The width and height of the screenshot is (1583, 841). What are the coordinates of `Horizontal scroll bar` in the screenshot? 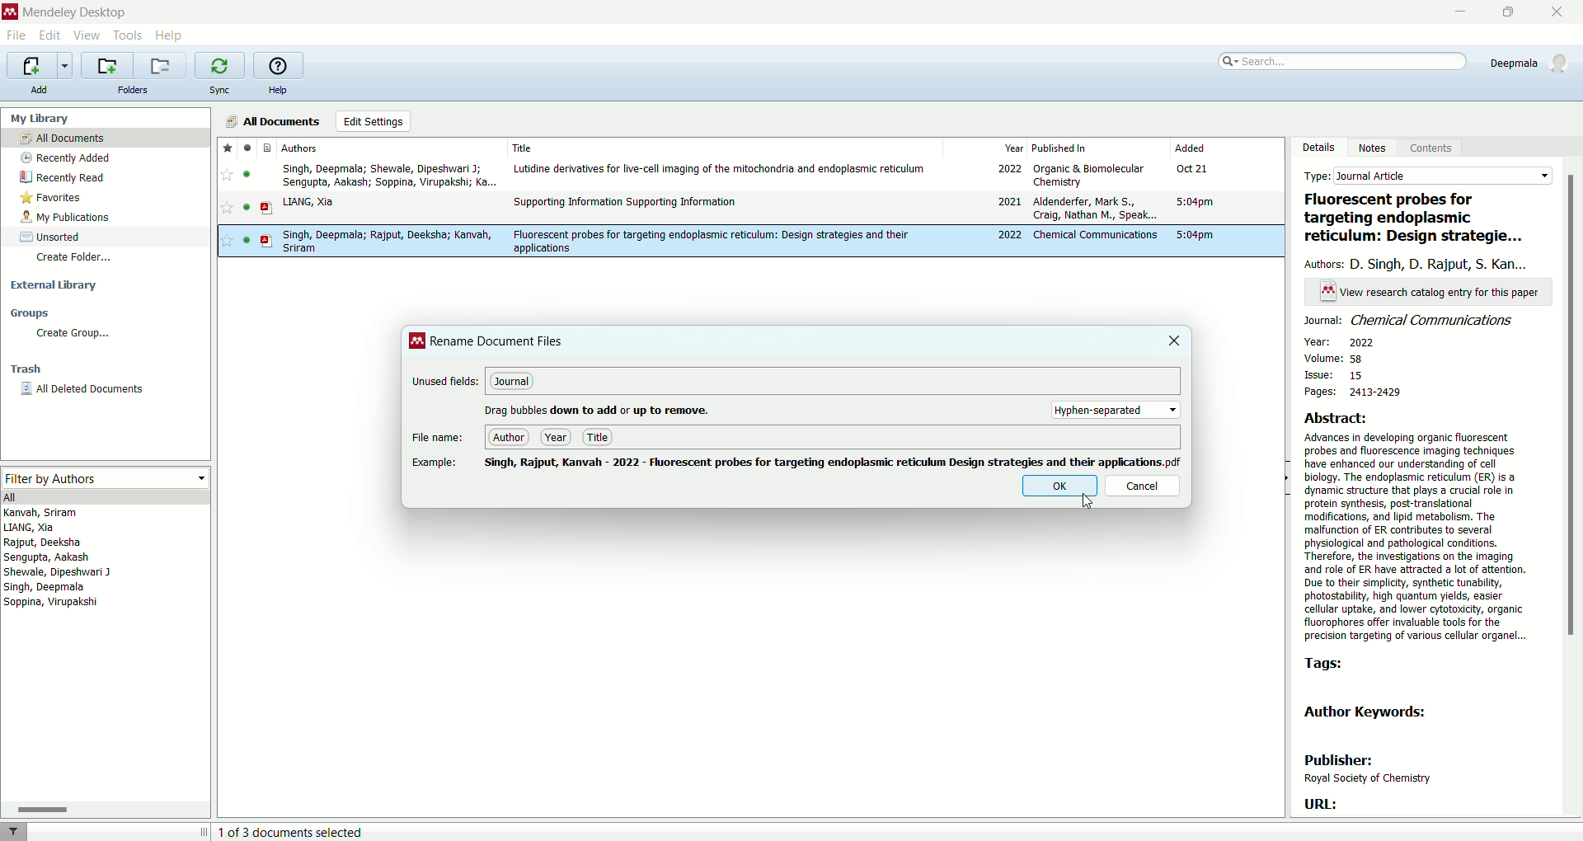 It's located at (106, 809).